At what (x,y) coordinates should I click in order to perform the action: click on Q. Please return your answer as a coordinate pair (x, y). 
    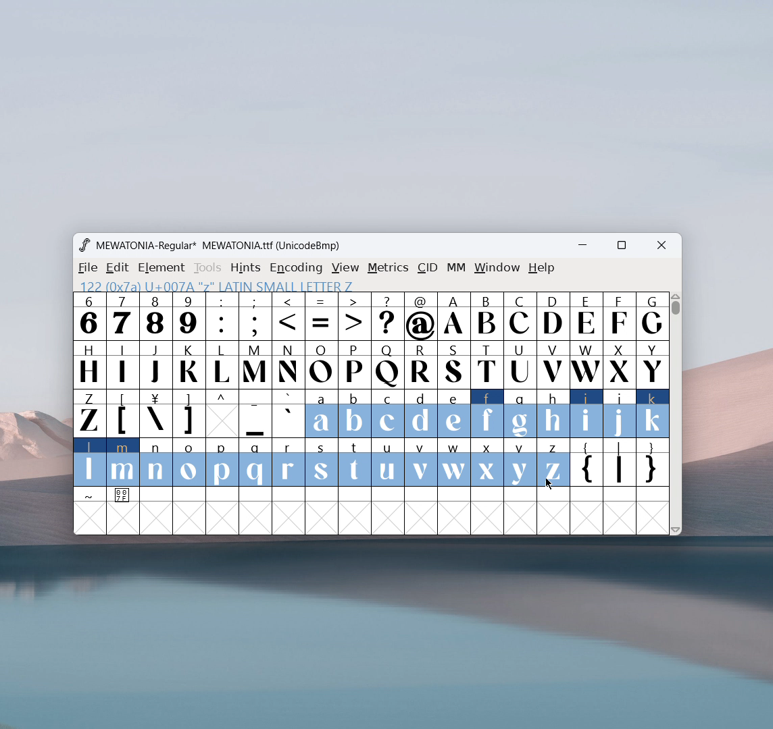
    Looking at the image, I should click on (387, 366).